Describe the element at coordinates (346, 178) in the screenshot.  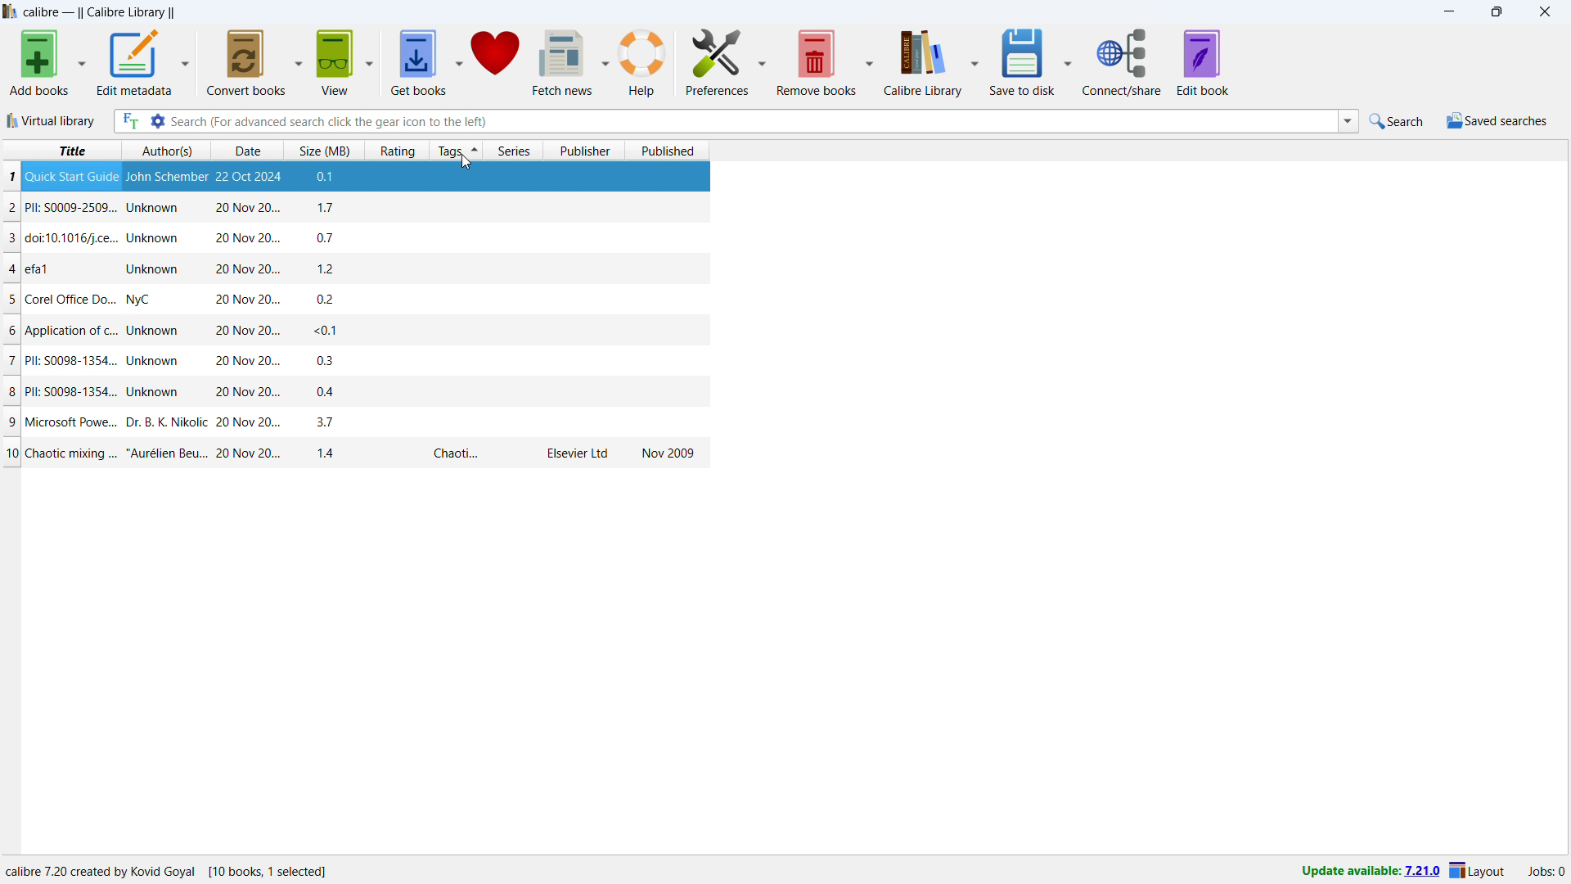
I see `one book entry` at that location.